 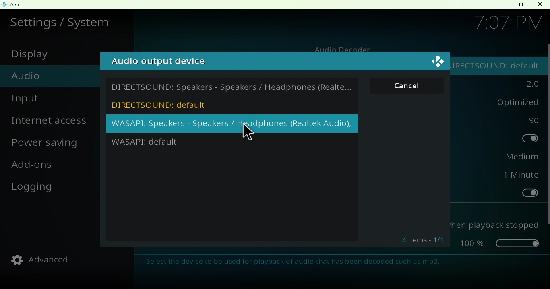 I want to click on optimized, so click(x=517, y=103).